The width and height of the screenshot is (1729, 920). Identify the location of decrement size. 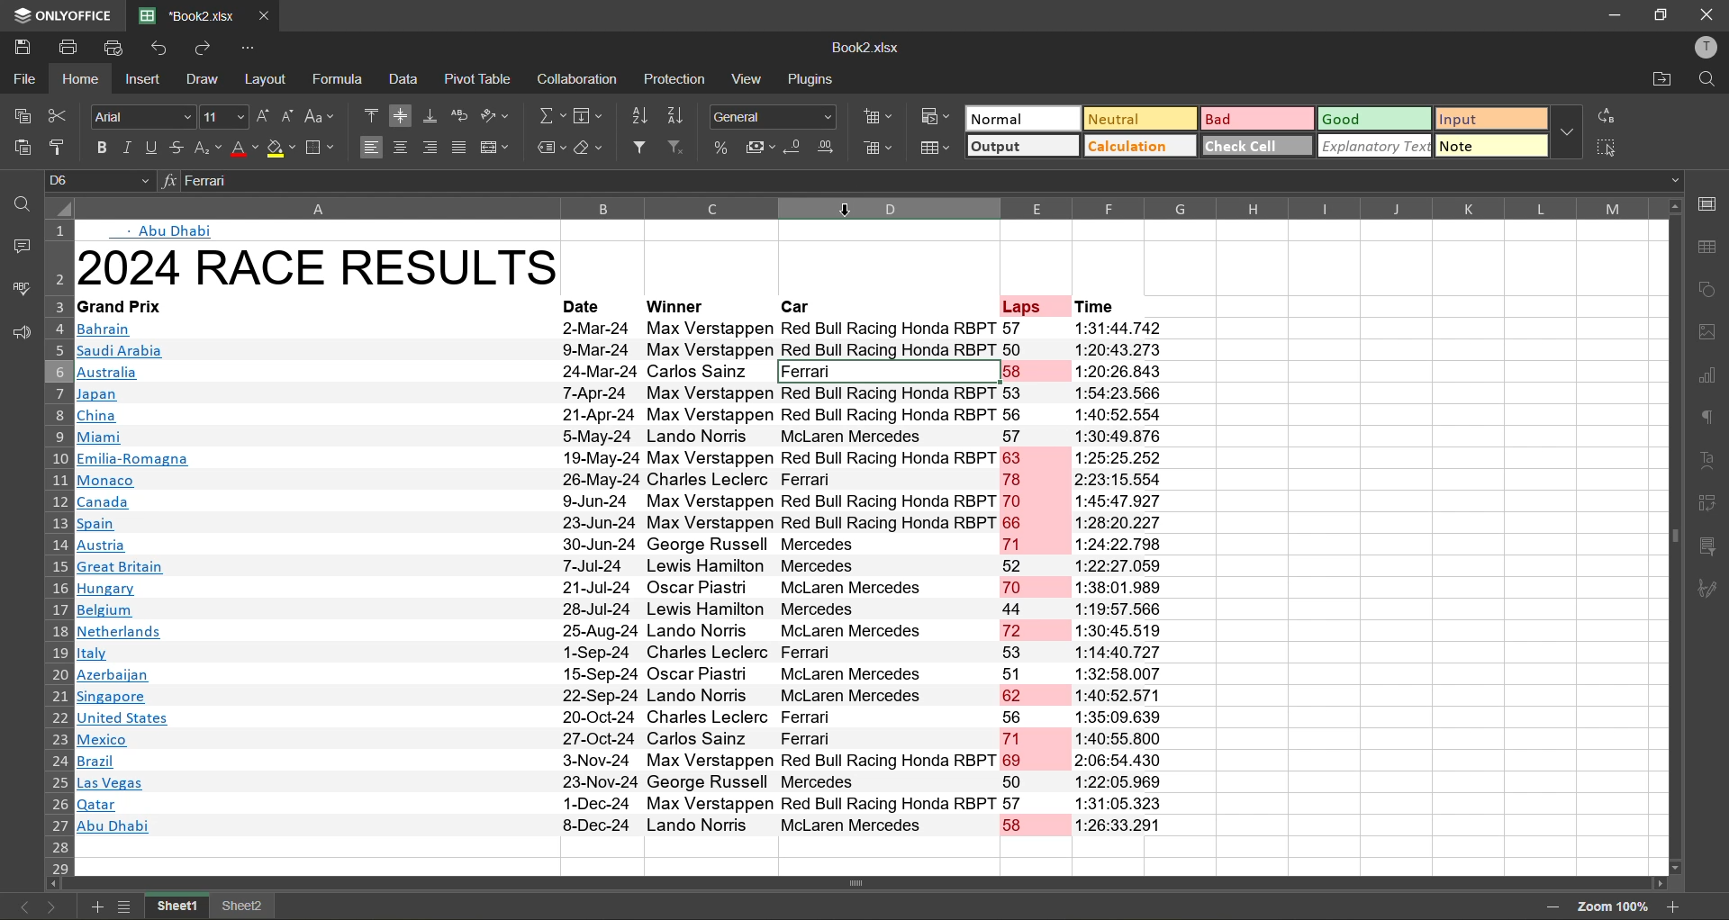
(291, 118).